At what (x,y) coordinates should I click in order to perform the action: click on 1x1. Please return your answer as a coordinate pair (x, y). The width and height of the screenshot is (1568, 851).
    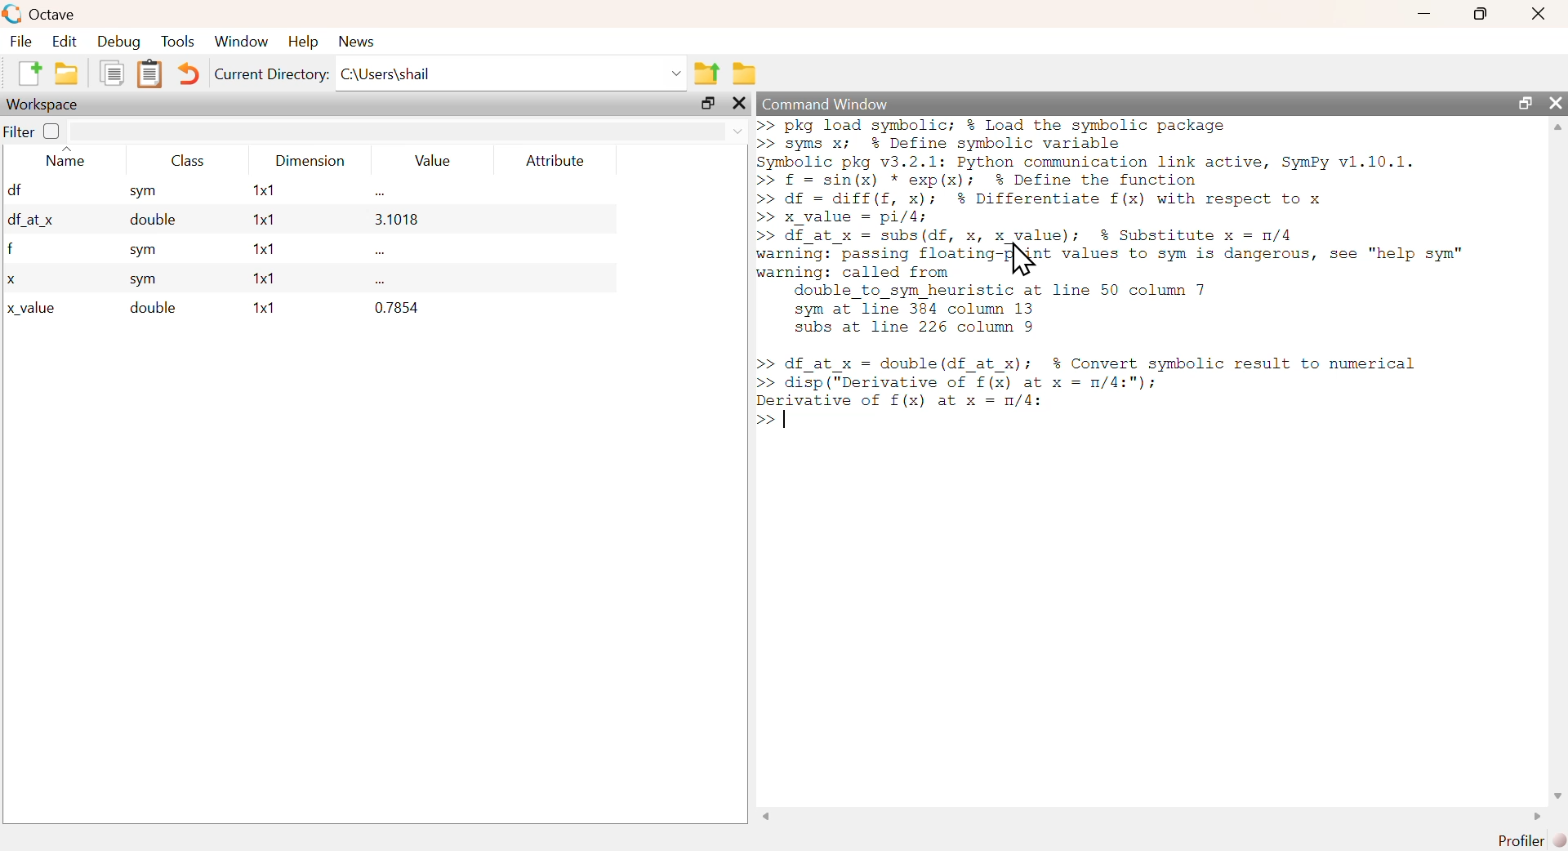
    Looking at the image, I should click on (257, 248).